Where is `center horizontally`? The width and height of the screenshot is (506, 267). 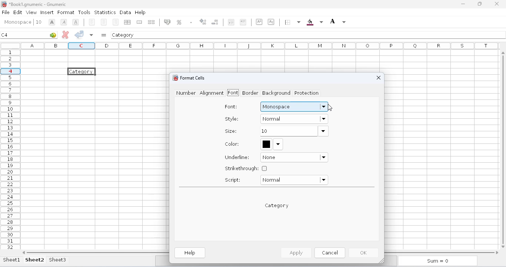 center horizontally is located at coordinates (104, 22).